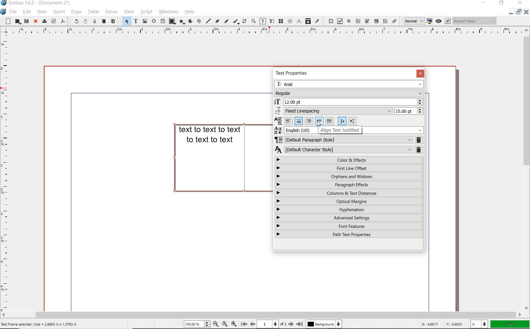 The height and width of the screenshot is (329, 530). Describe the element at coordinates (215, 324) in the screenshot. I see `zoom out` at that location.